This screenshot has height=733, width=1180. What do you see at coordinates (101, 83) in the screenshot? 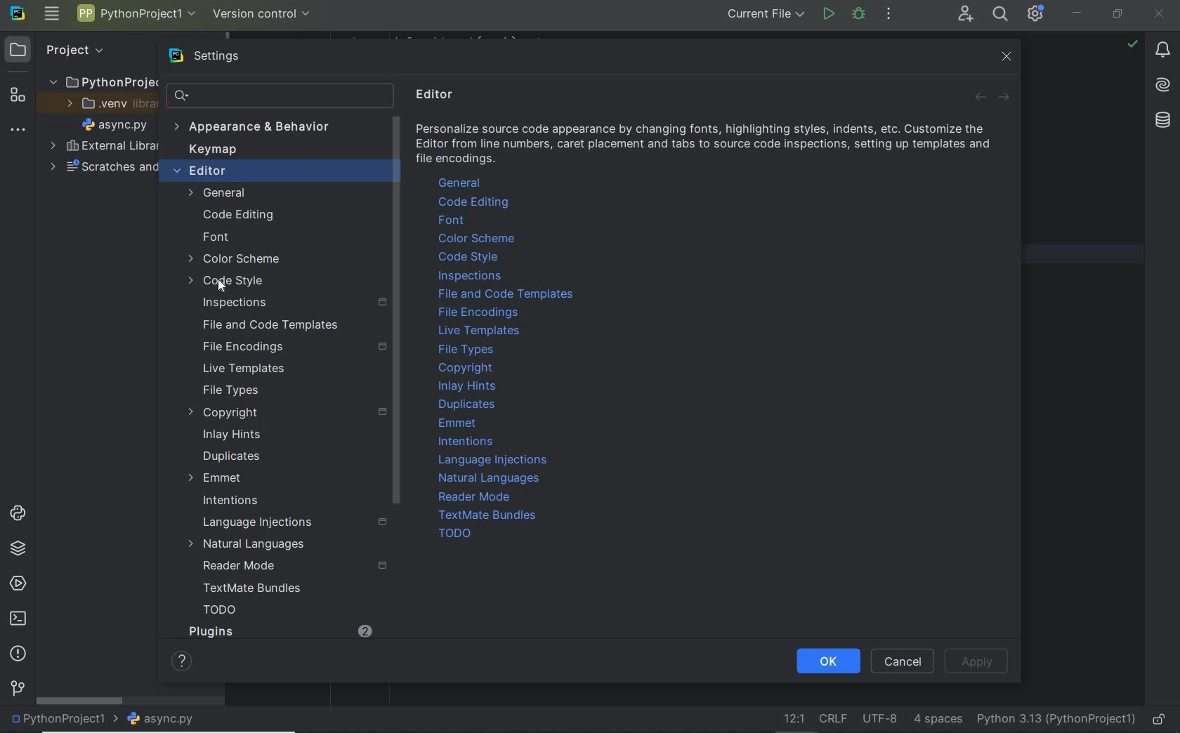
I see `project folder` at bounding box center [101, 83].